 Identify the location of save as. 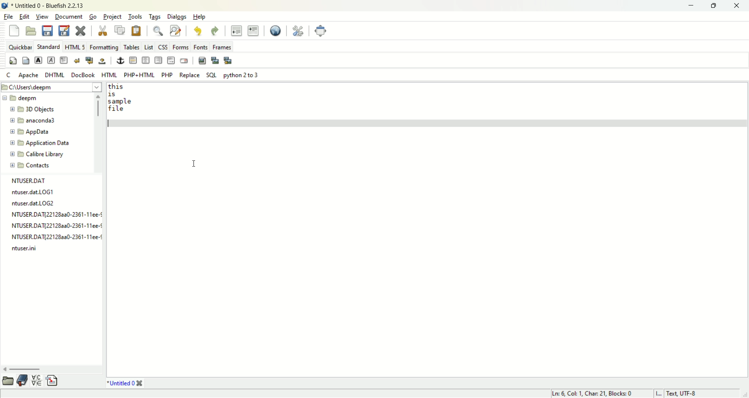
(64, 30).